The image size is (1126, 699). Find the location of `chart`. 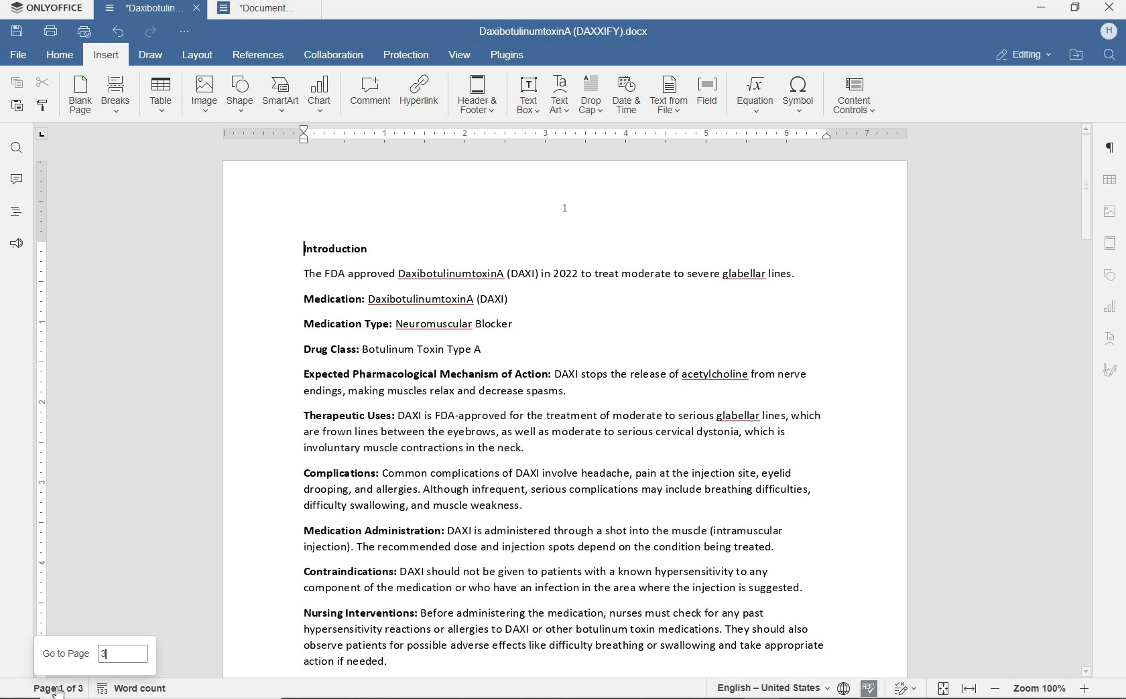

chart is located at coordinates (320, 93).